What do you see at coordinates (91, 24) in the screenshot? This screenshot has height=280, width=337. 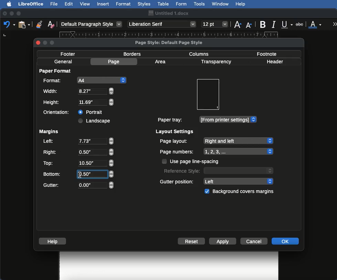 I see `Paragraph style` at bounding box center [91, 24].